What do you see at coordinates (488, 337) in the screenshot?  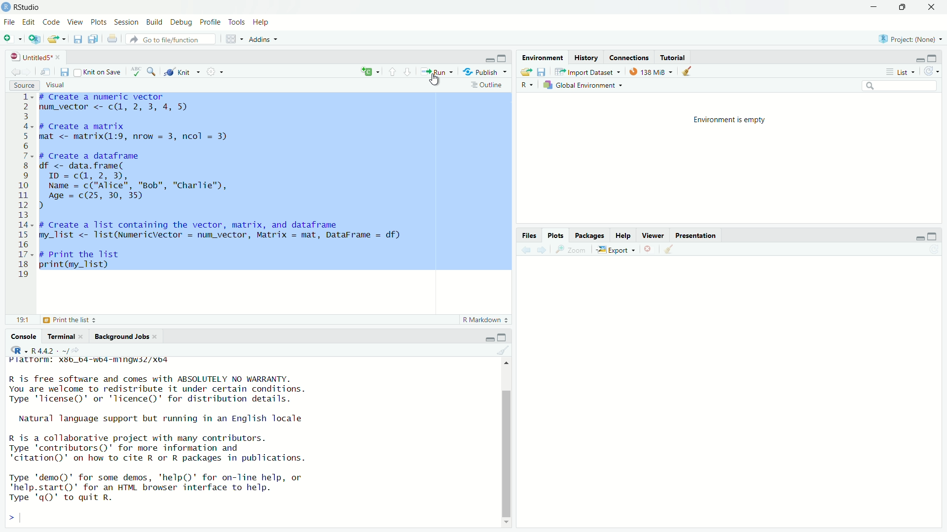 I see `minimise` at bounding box center [488, 337].